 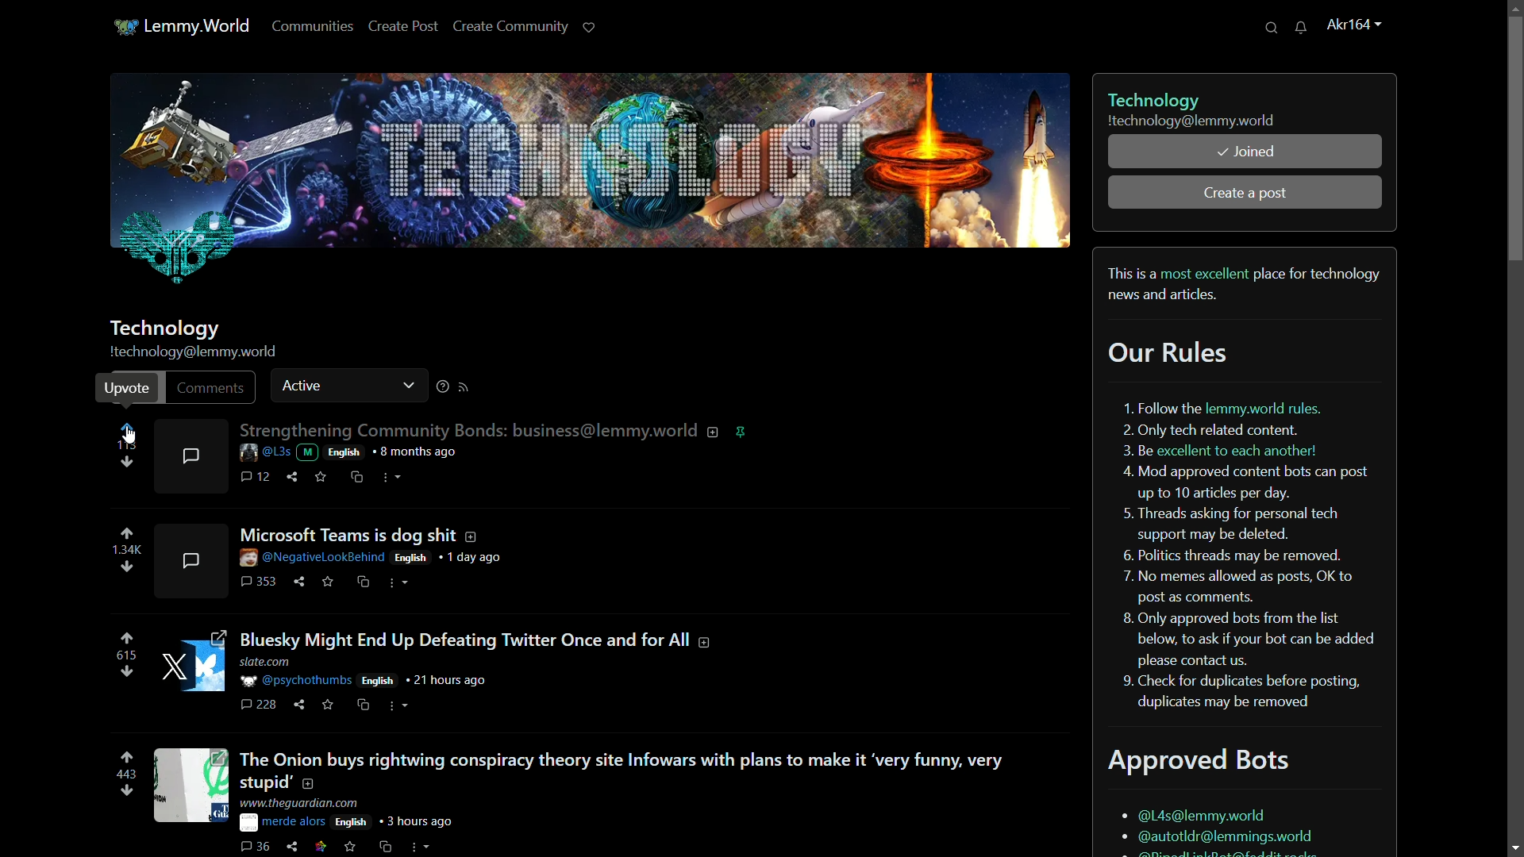 I want to click on cs, so click(x=364, y=706).